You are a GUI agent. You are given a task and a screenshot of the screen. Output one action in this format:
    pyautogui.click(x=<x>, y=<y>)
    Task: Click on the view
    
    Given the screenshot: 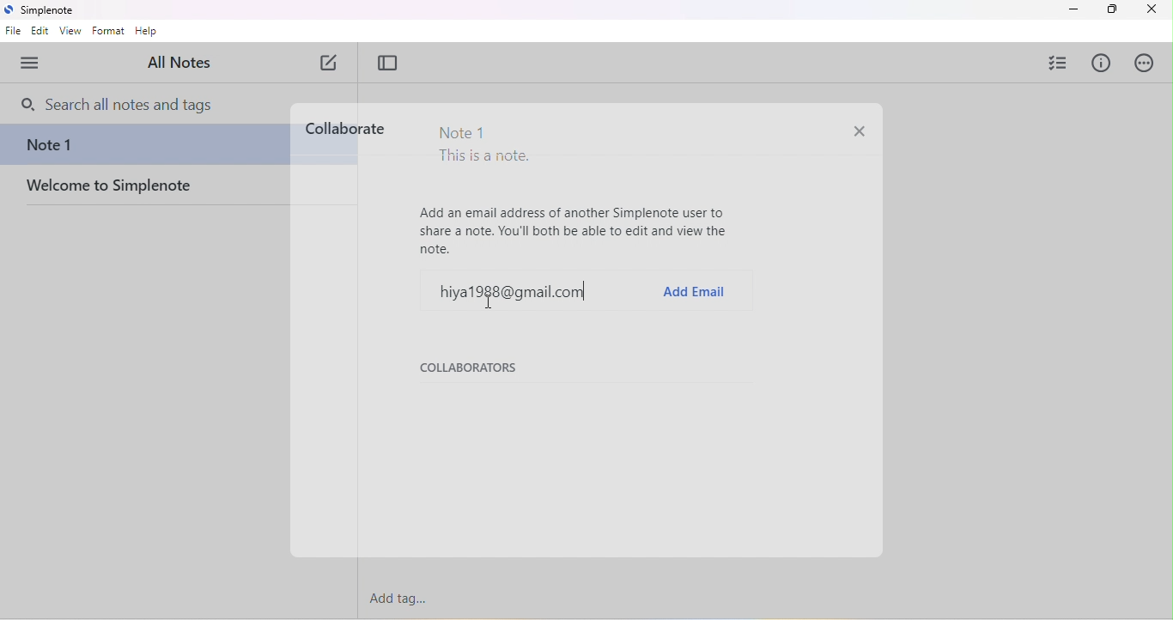 What is the action you would take?
    pyautogui.click(x=70, y=32)
    